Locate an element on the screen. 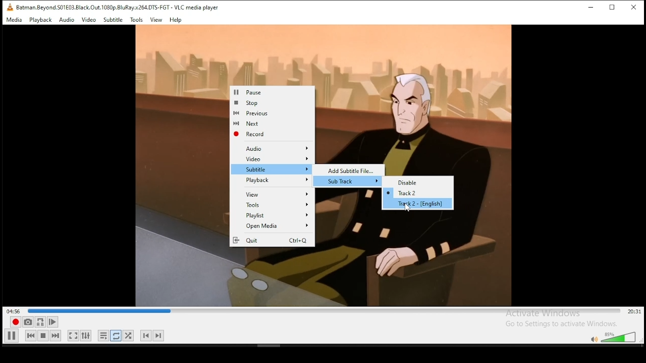  Disable is located at coordinates (423, 183).